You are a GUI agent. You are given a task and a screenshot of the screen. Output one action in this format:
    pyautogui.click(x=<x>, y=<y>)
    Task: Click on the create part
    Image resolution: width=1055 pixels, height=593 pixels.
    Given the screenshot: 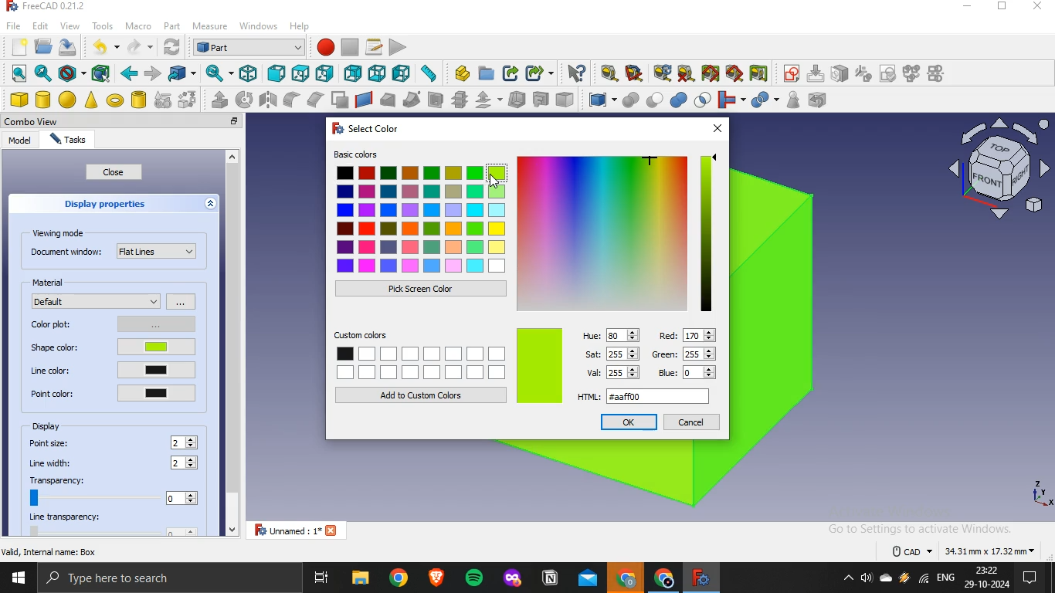 What is the action you would take?
    pyautogui.click(x=462, y=73)
    